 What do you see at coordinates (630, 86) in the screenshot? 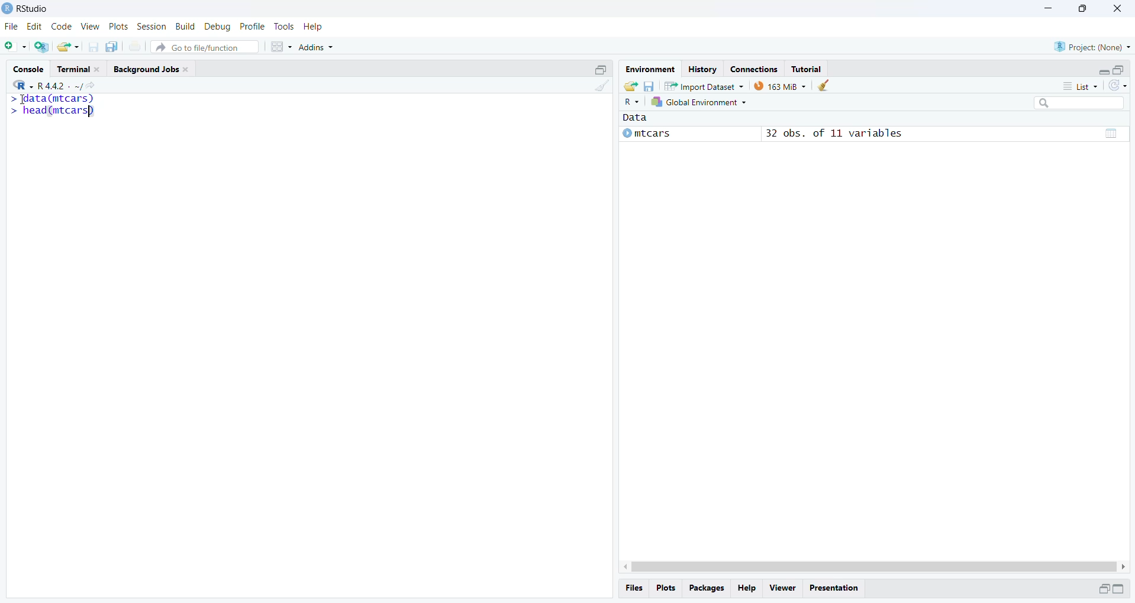
I see `share` at bounding box center [630, 86].